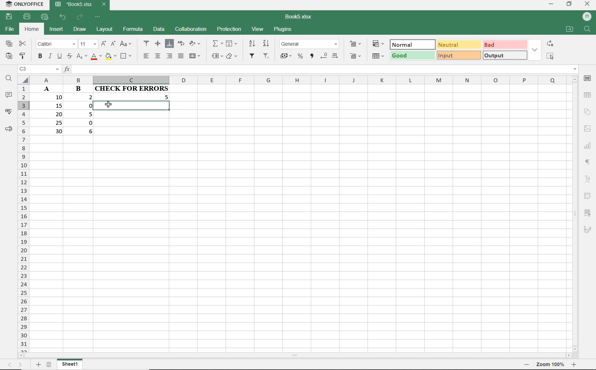  What do you see at coordinates (8, 57) in the screenshot?
I see `PASTE` at bounding box center [8, 57].